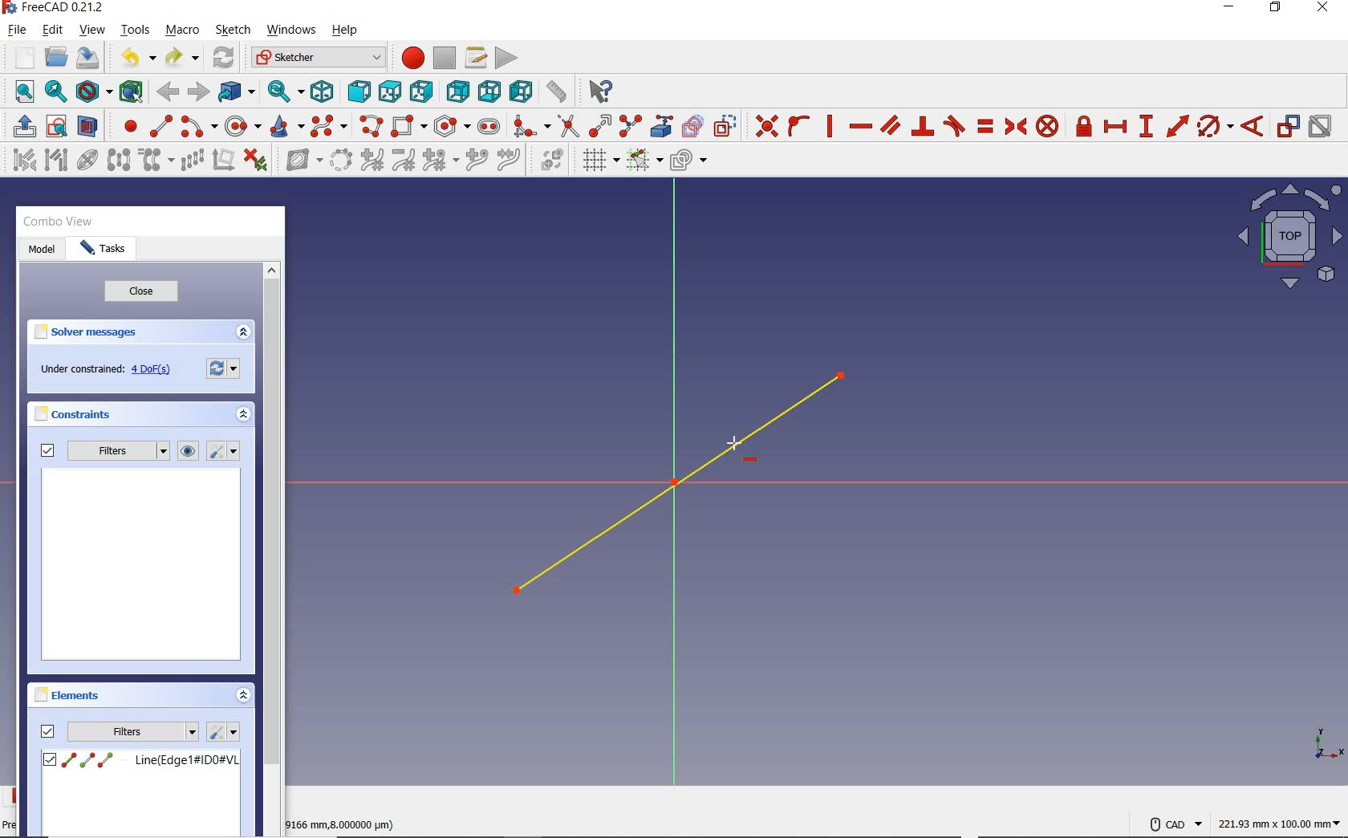 The height and width of the screenshot is (838, 1348). Describe the element at coordinates (413, 57) in the screenshot. I see `MACRO RECORDING` at that location.